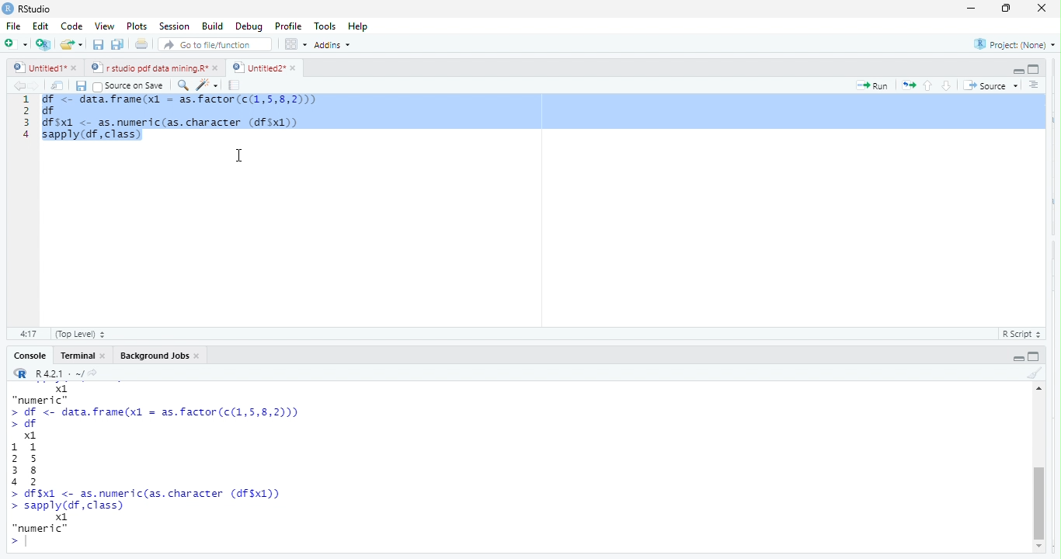  Describe the element at coordinates (21, 373) in the screenshot. I see `r studio logo` at that location.